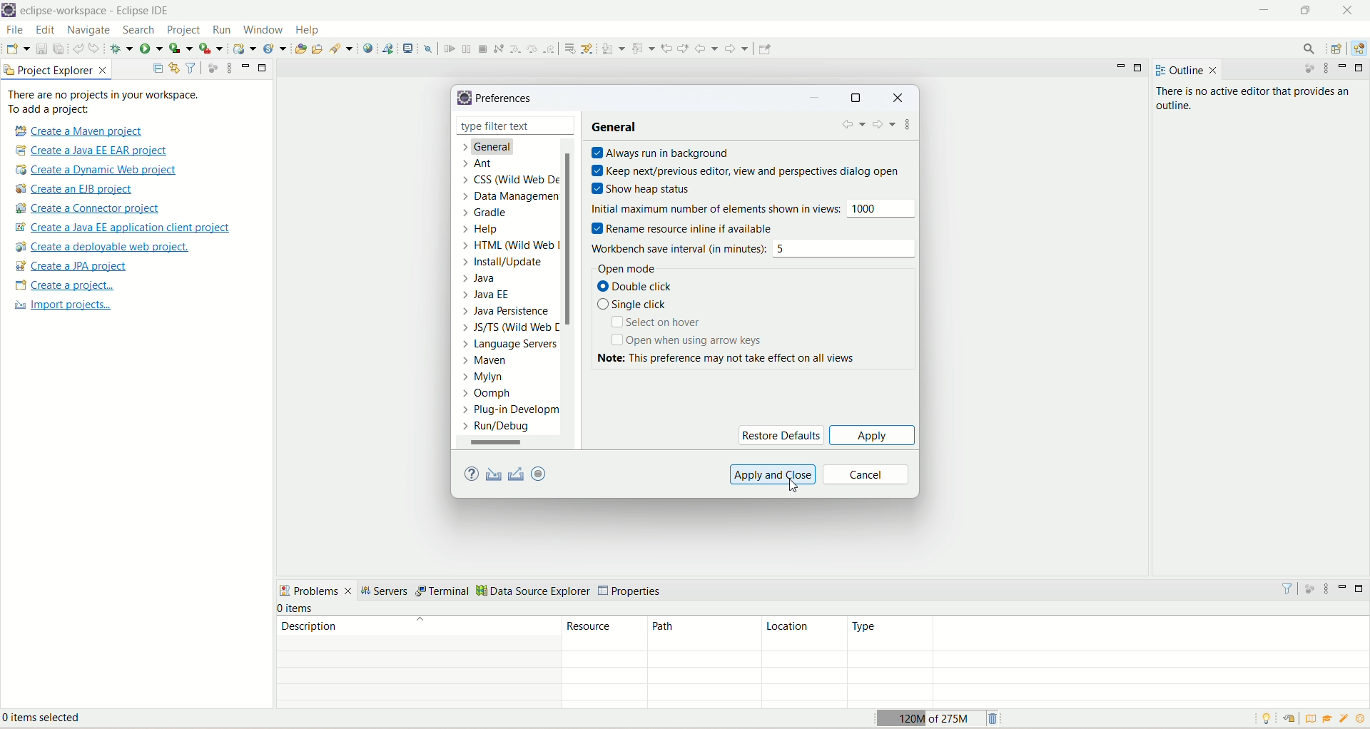 The height and width of the screenshot is (729, 1370). Describe the element at coordinates (225, 69) in the screenshot. I see `view menu` at that location.